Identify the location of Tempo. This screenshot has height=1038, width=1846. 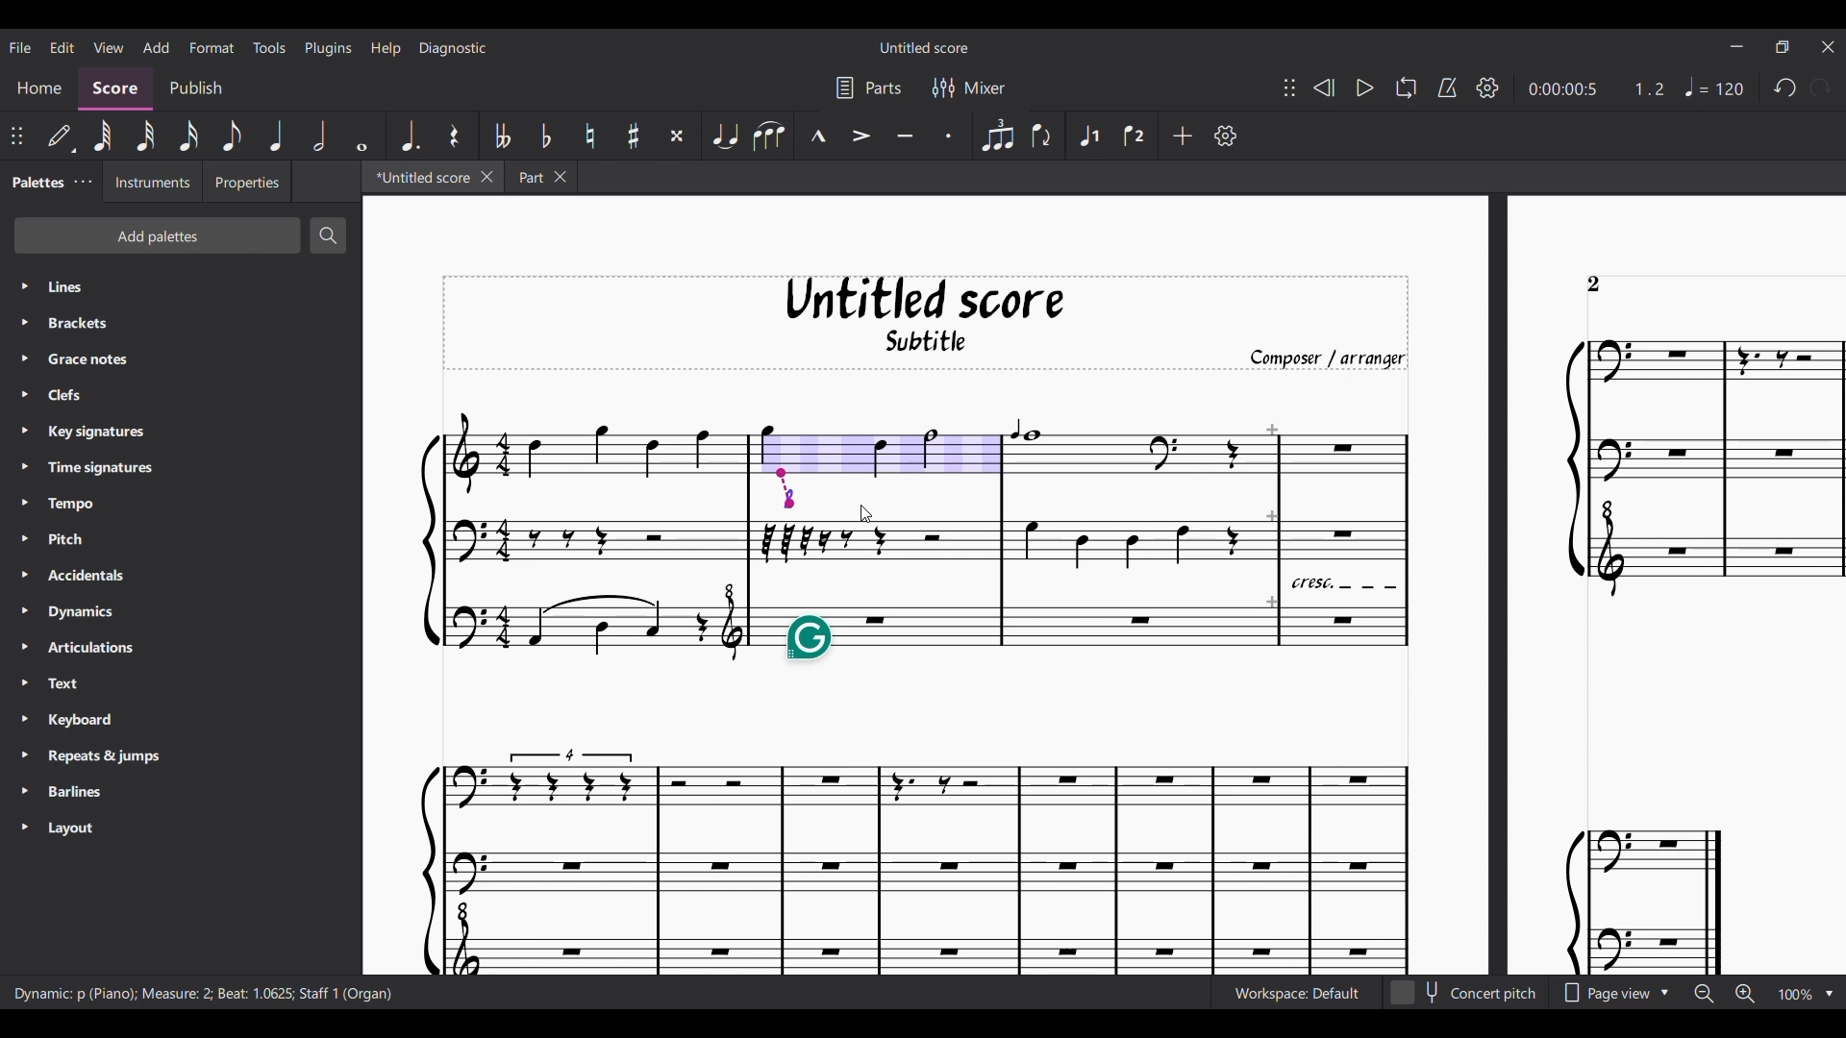
(1714, 86).